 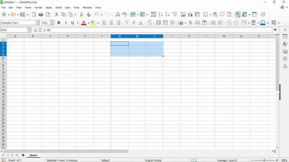 I want to click on Headers and footers, so click(x=229, y=14).